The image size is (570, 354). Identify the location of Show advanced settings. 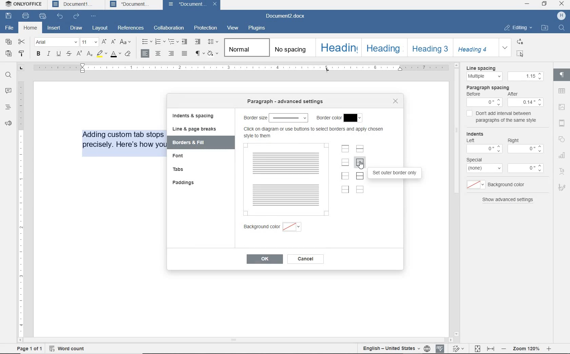
(512, 202).